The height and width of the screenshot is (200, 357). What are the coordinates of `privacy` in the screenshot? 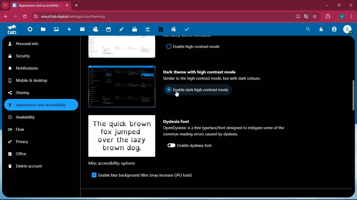 It's located at (29, 141).